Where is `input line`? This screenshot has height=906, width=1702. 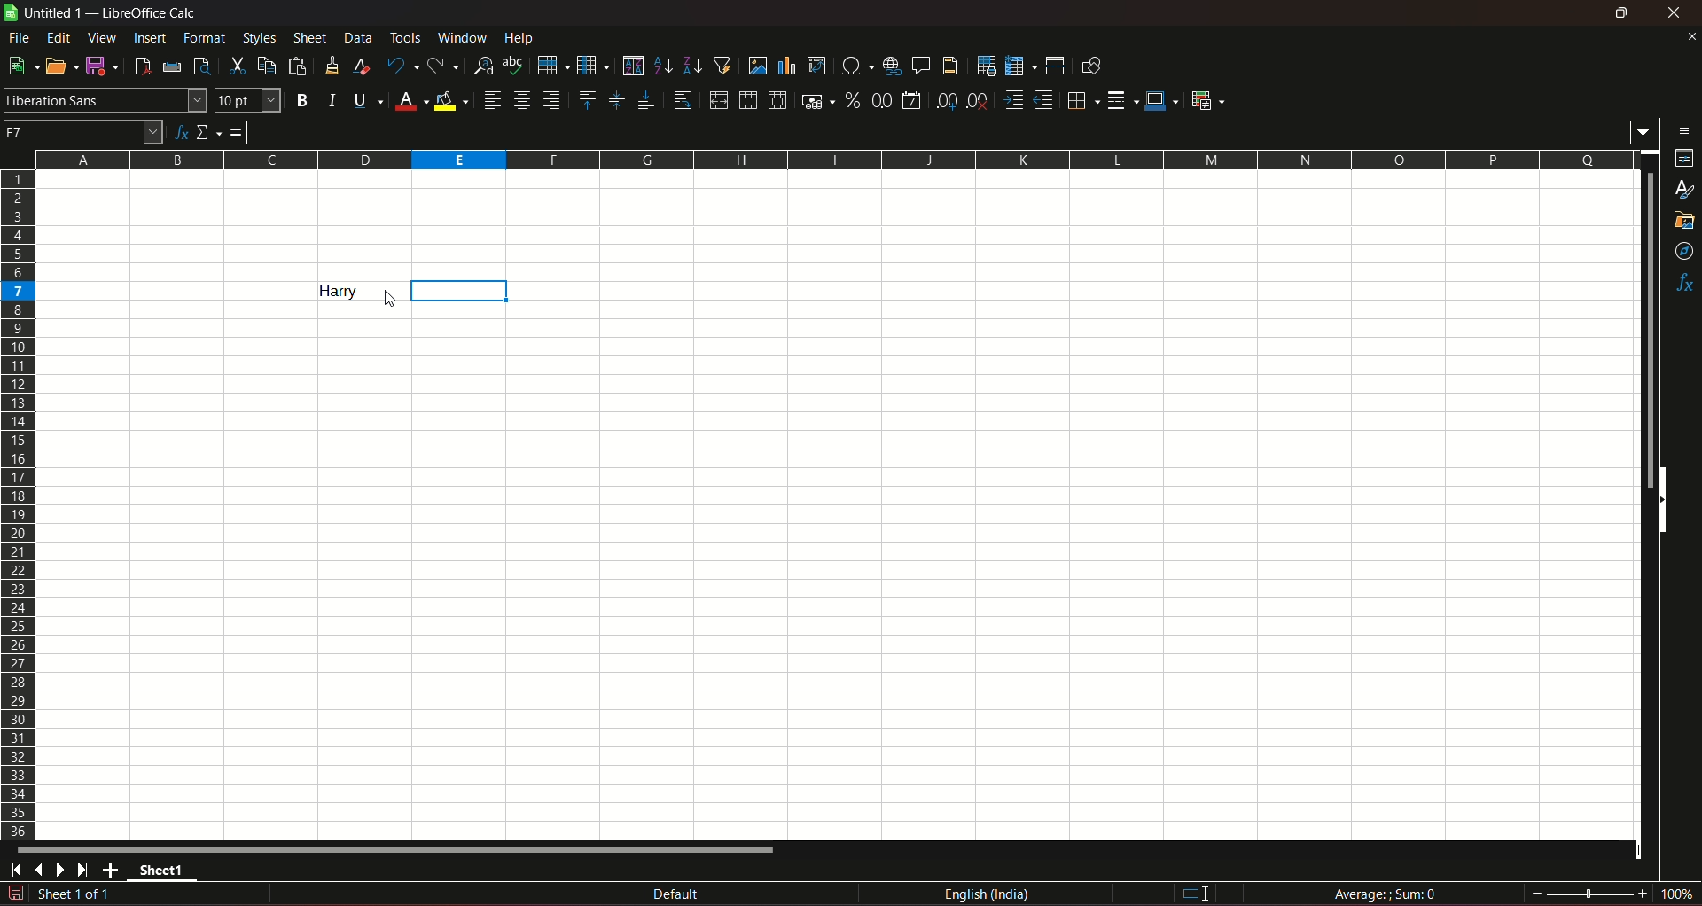 input line is located at coordinates (941, 131).